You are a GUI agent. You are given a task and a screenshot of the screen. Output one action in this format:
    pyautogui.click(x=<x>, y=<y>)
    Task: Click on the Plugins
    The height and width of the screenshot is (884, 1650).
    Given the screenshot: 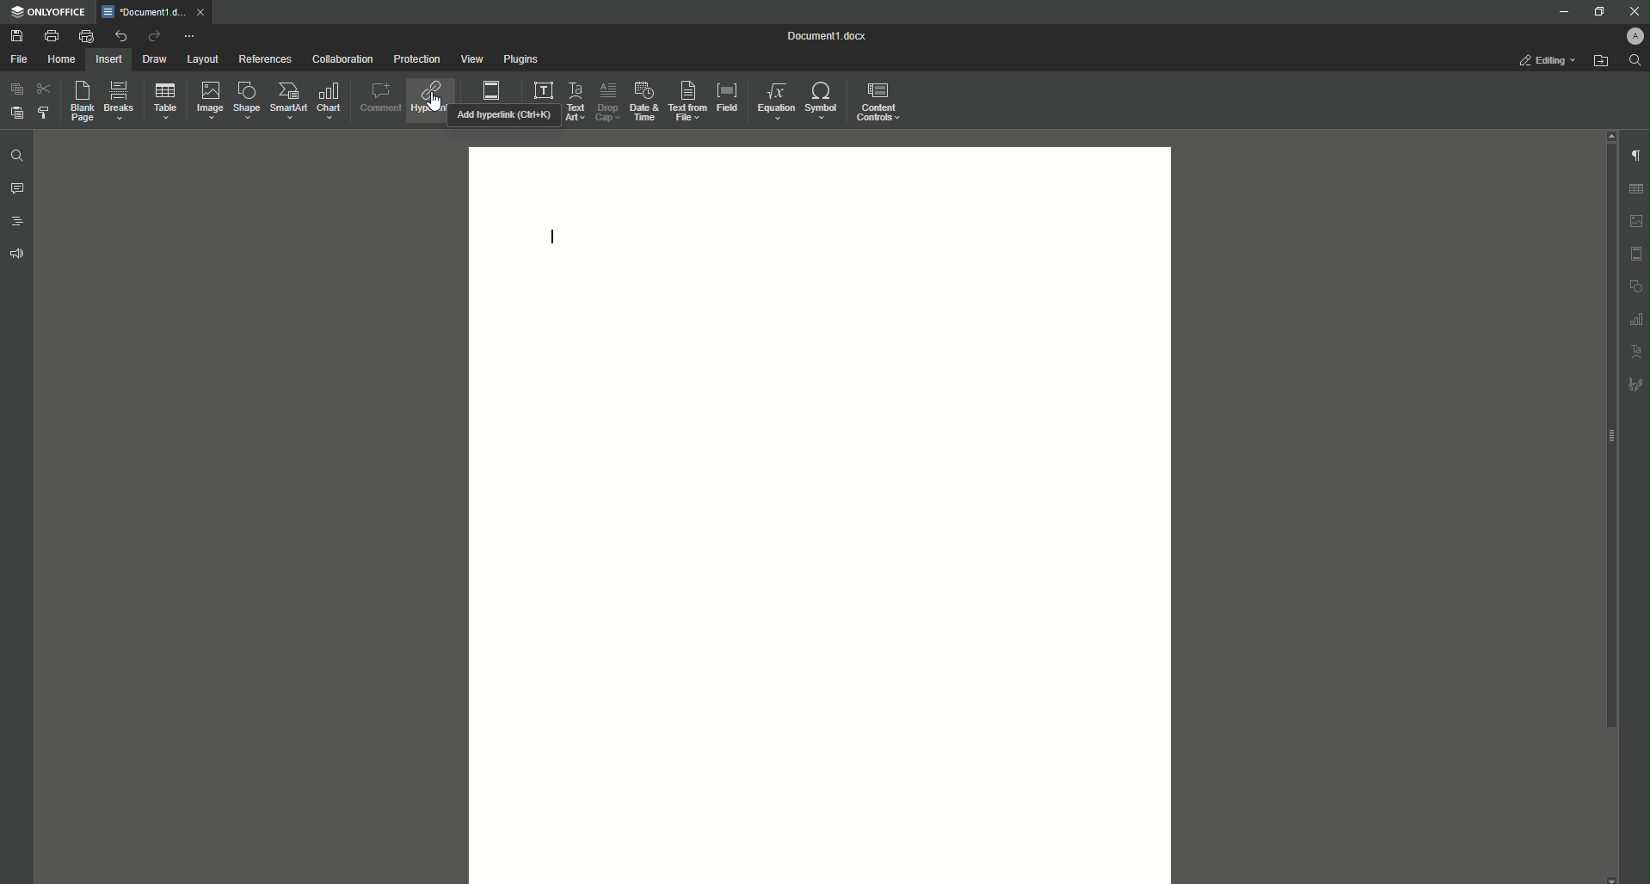 What is the action you would take?
    pyautogui.click(x=520, y=58)
    